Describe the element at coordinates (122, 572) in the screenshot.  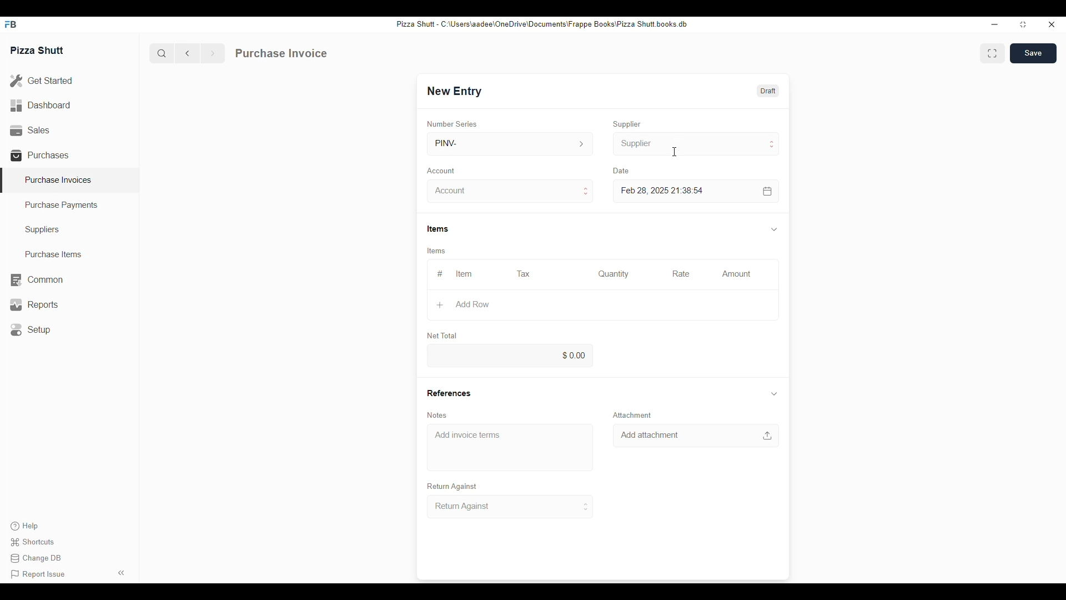
I see `<<` at that location.